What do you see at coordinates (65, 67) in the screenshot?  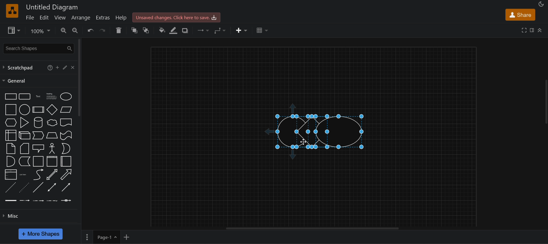 I see `edit` at bounding box center [65, 67].